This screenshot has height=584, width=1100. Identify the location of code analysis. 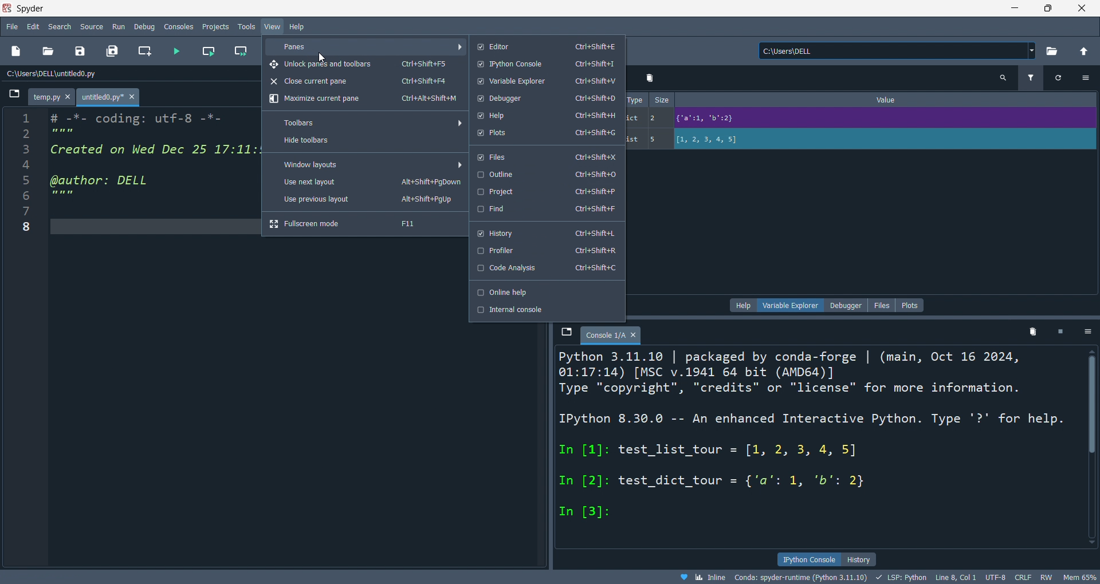
(545, 270).